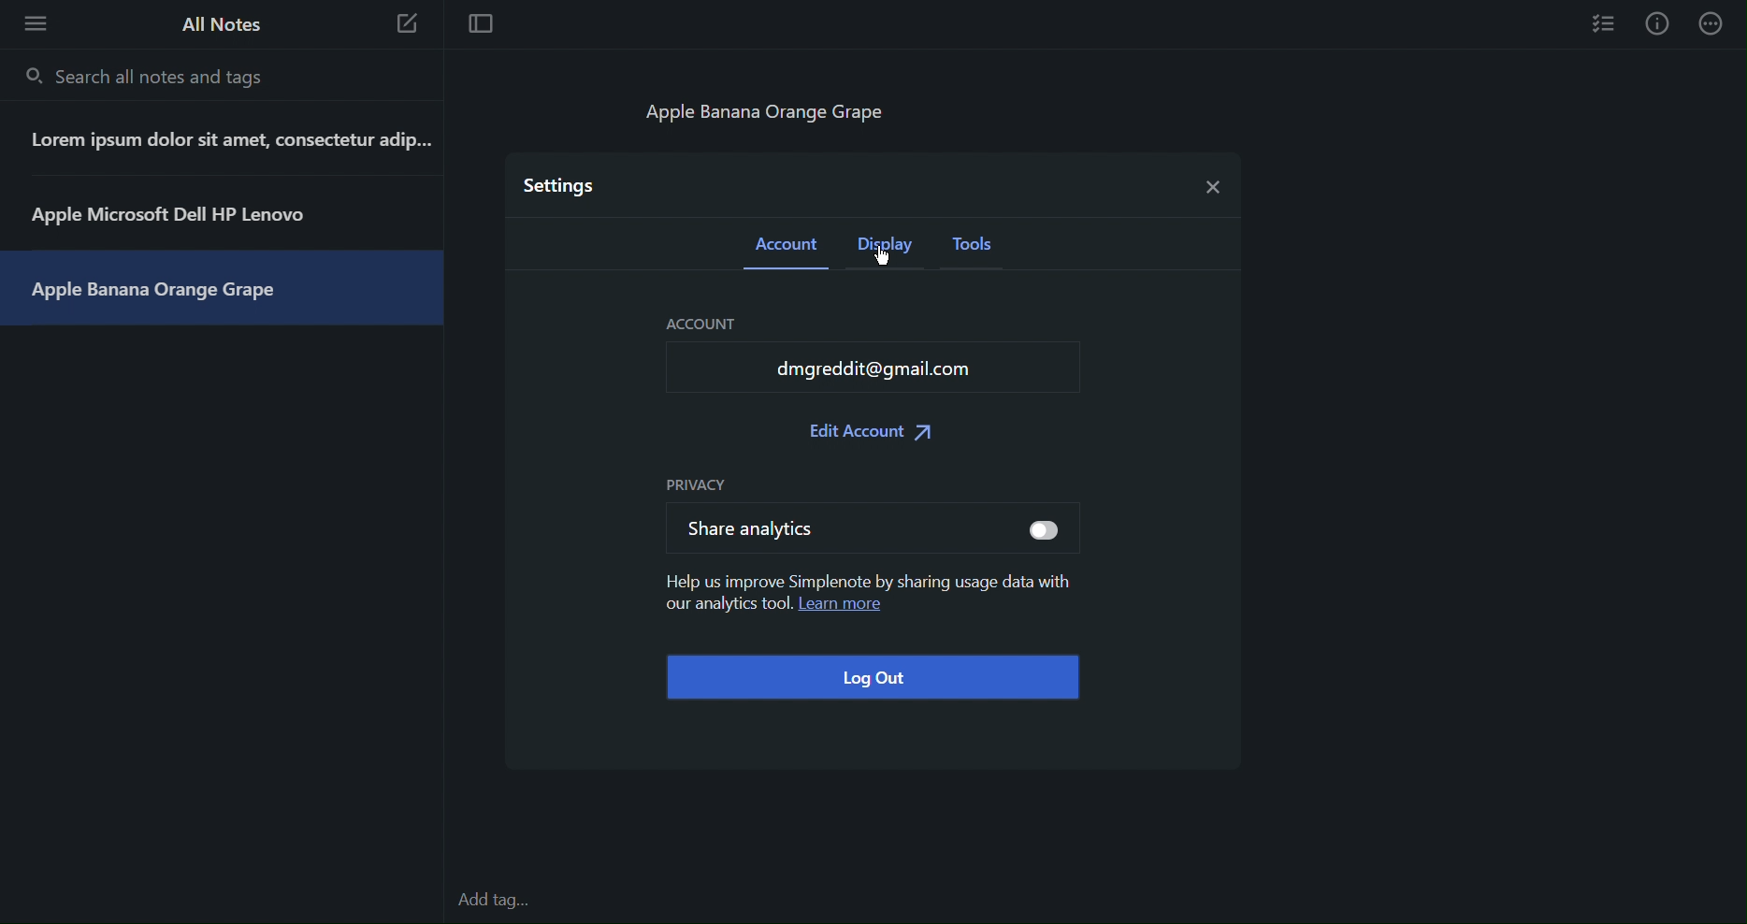 Image resolution: width=1747 pixels, height=924 pixels. What do you see at coordinates (561, 184) in the screenshot?
I see `Settings` at bounding box center [561, 184].